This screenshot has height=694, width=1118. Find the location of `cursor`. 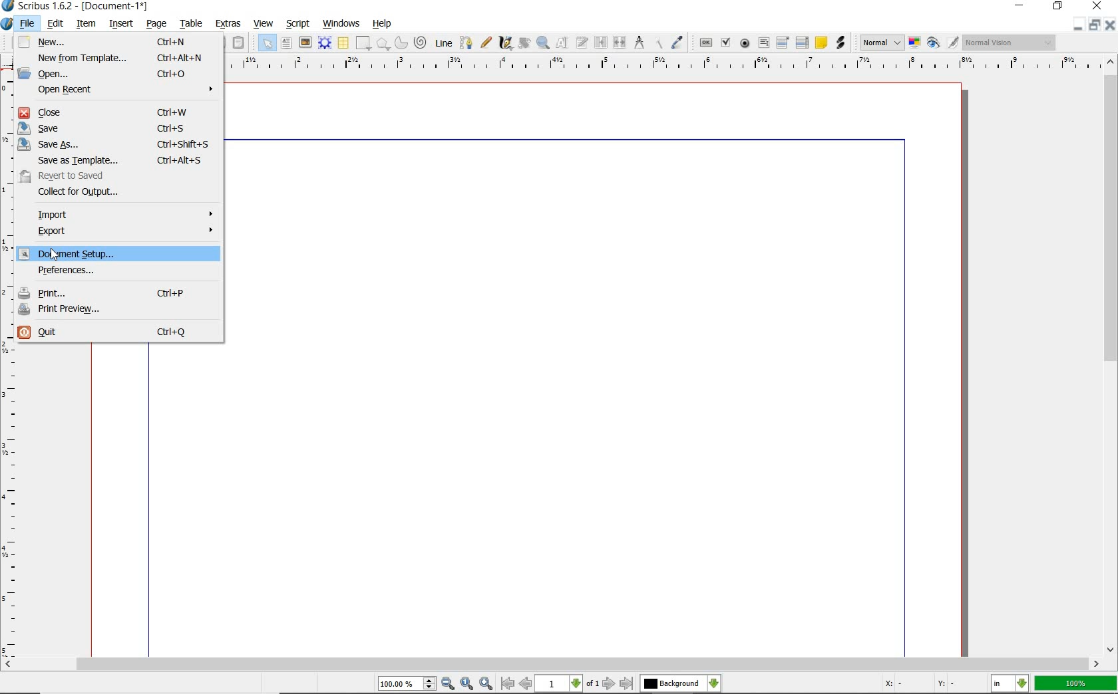

cursor is located at coordinates (59, 256).